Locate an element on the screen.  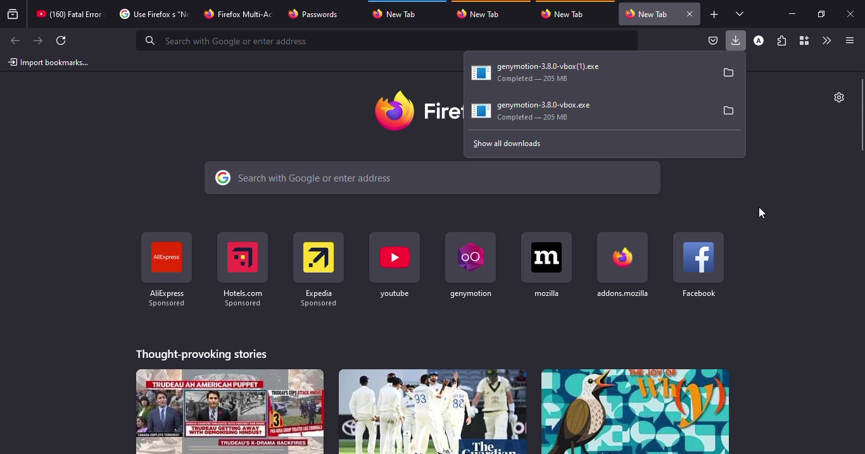
shortcut is located at coordinates (470, 264).